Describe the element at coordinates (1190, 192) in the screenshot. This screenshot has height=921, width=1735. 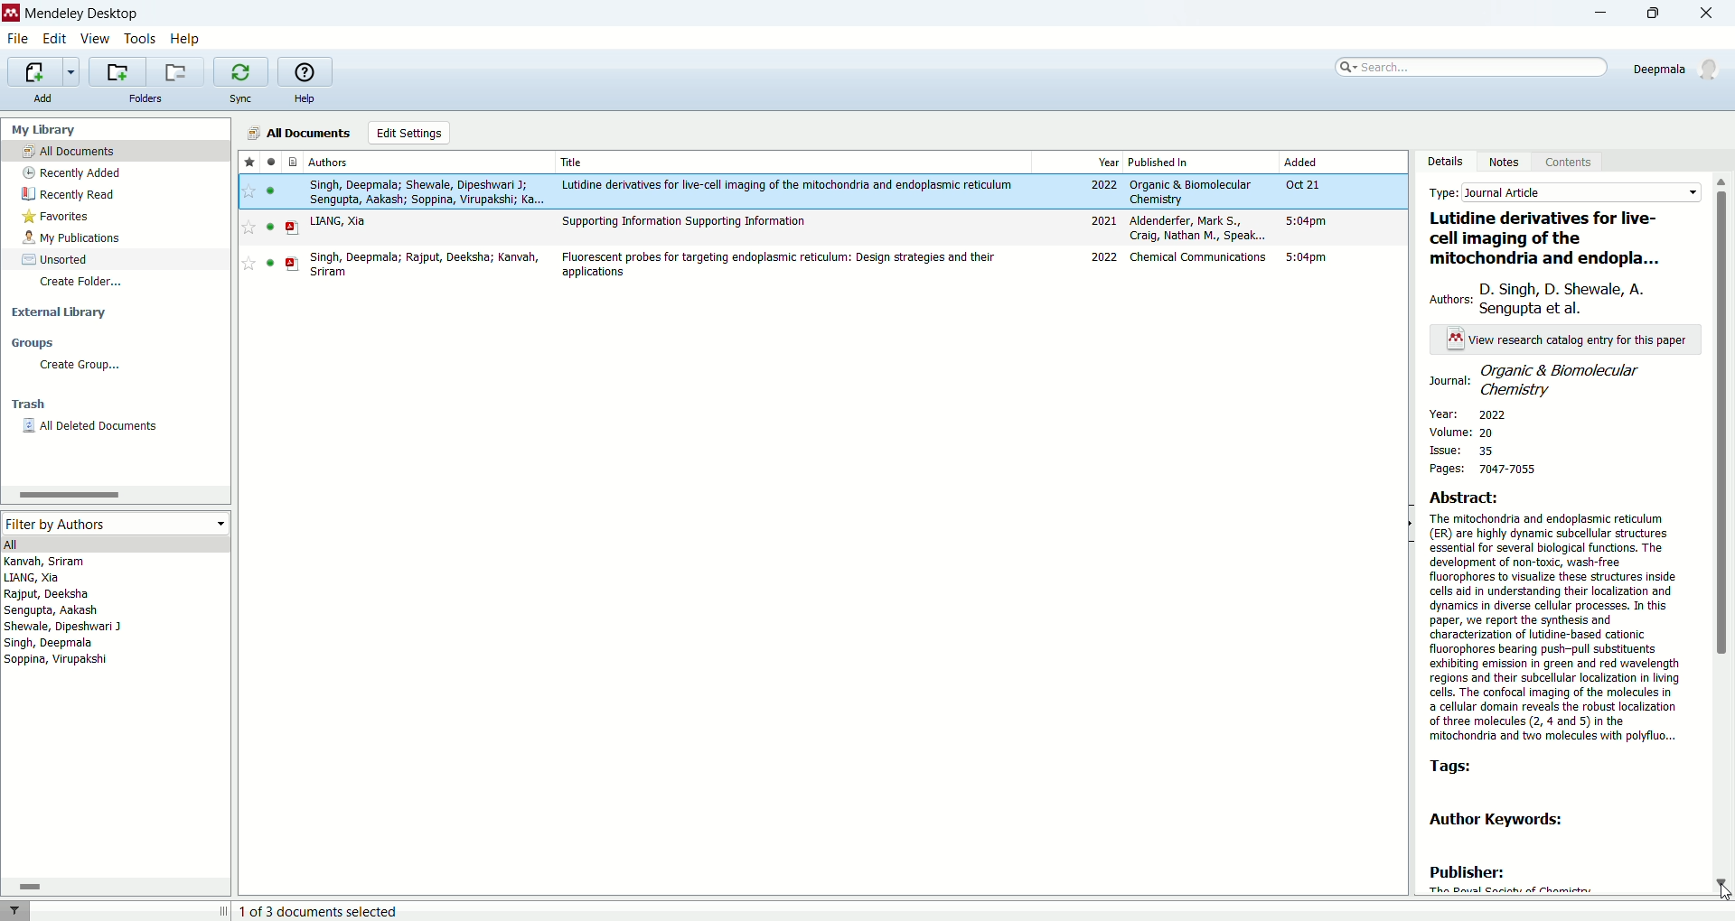
I see `organic & biomolecular chemistry` at that location.